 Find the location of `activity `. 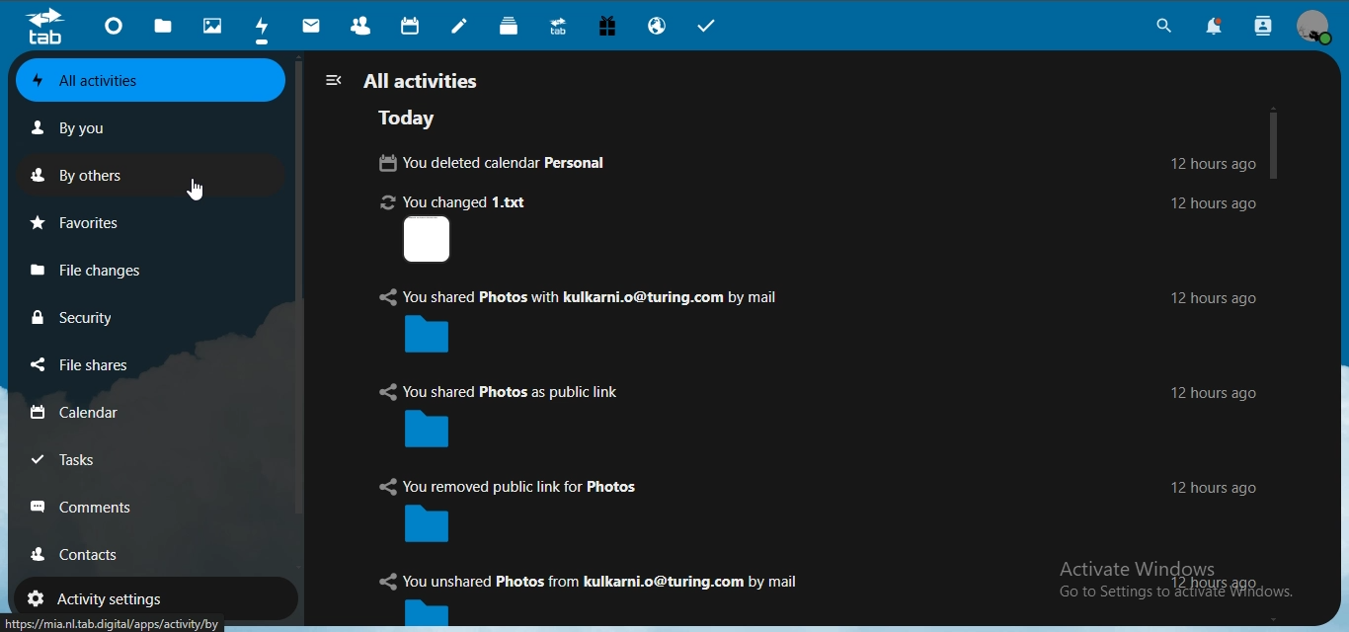

activity  is located at coordinates (262, 28).